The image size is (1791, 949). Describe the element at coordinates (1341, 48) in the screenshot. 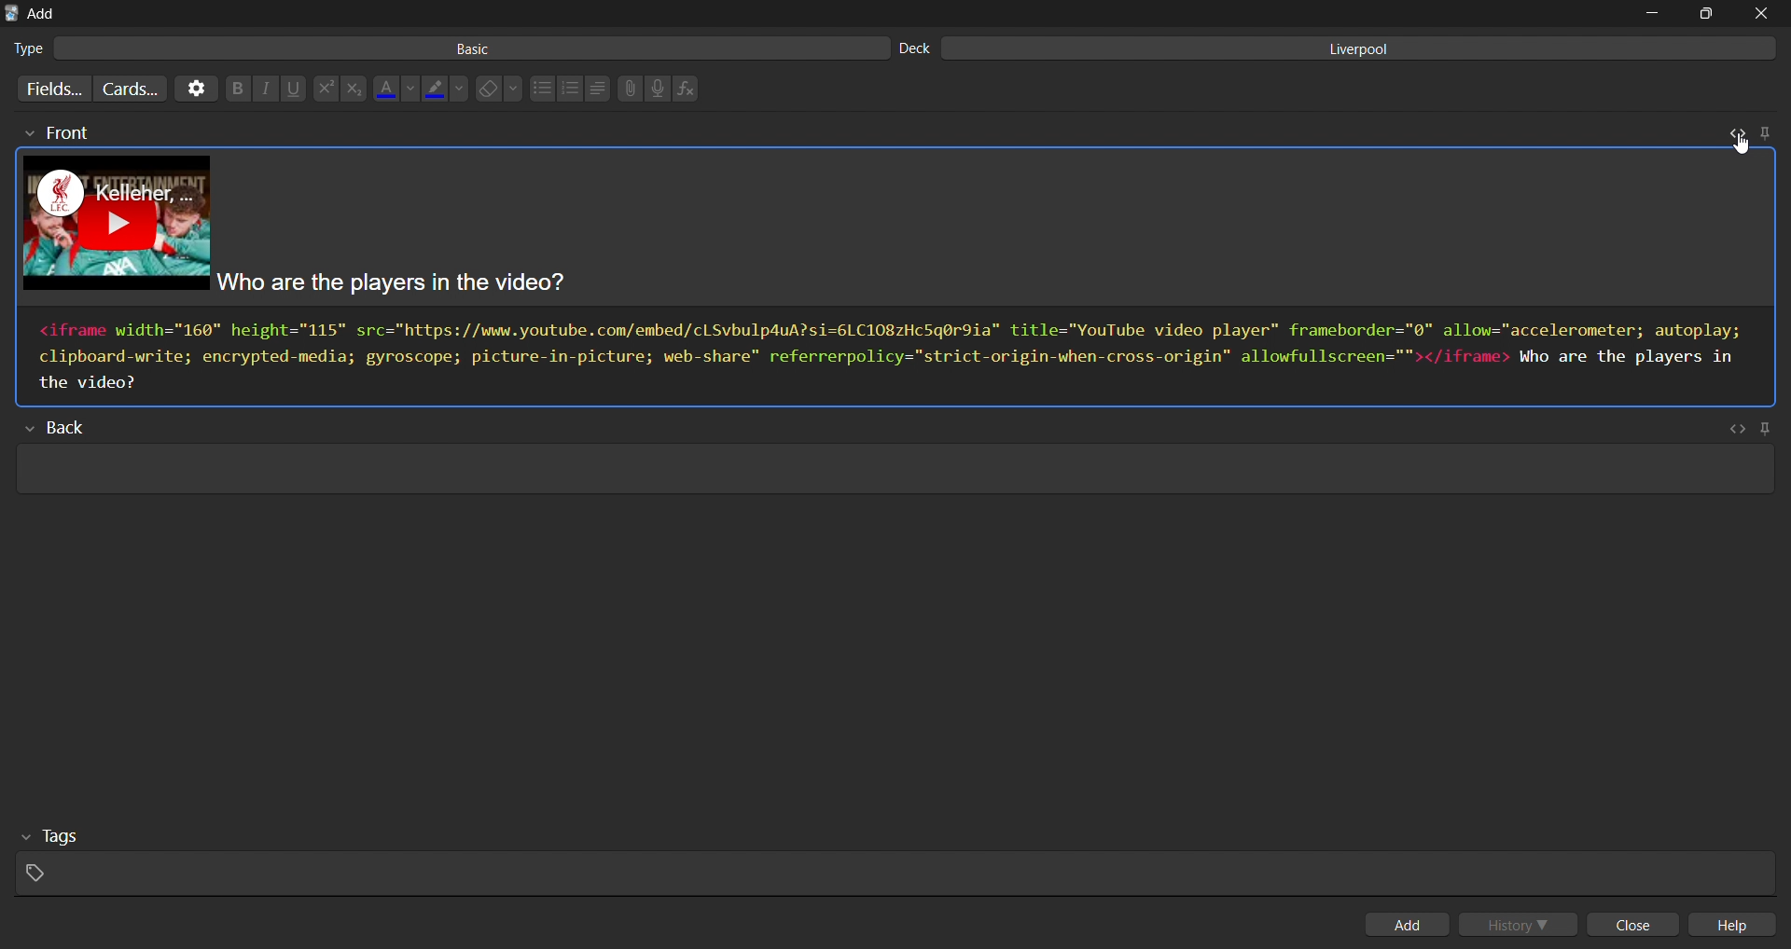

I see `liverpool deck input field` at that location.